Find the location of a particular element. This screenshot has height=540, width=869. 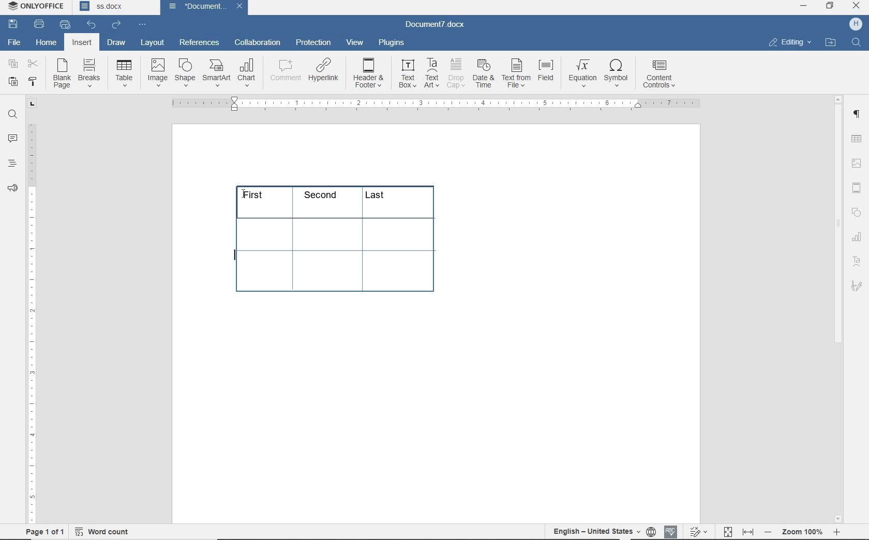

quick print is located at coordinates (65, 25).